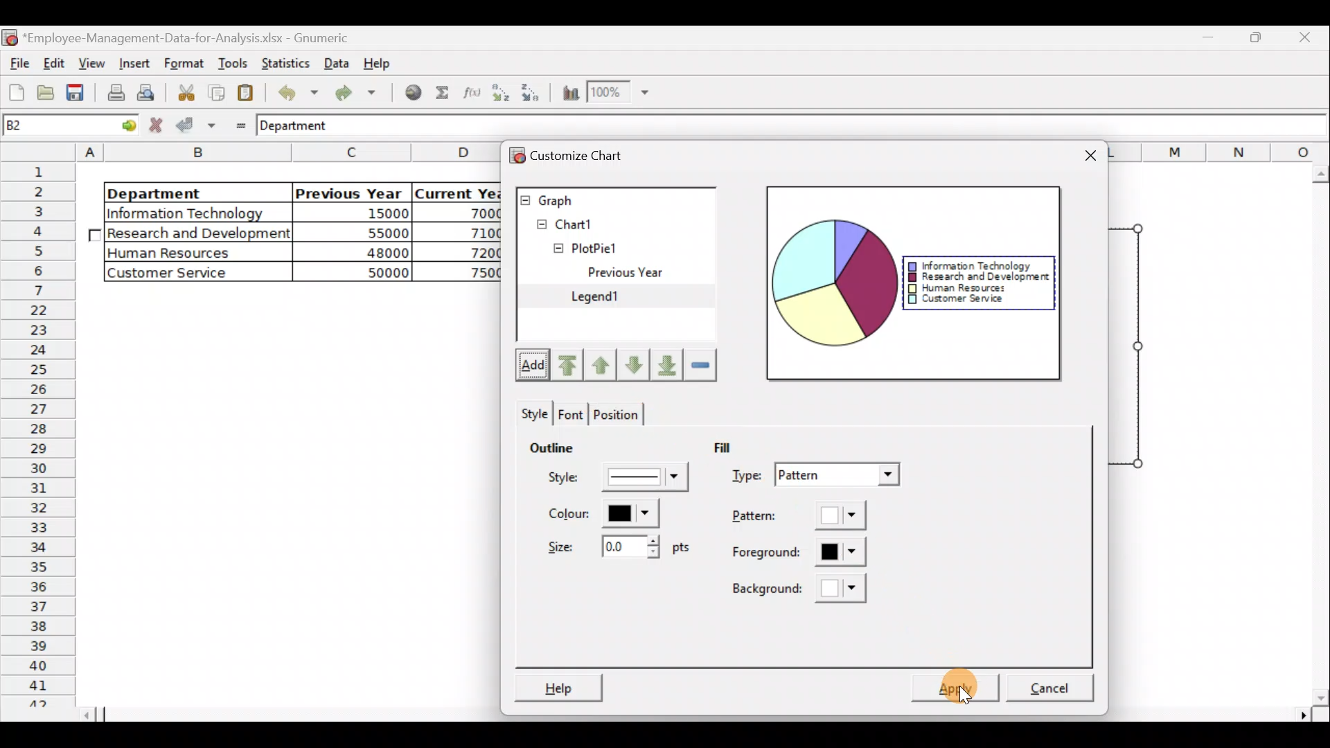 The height and width of the screenshot is (748, 1330). What do you see at coordinates (236, 124) in the screenshot?
I see `Enter formula` at bounding box center [236, 124].